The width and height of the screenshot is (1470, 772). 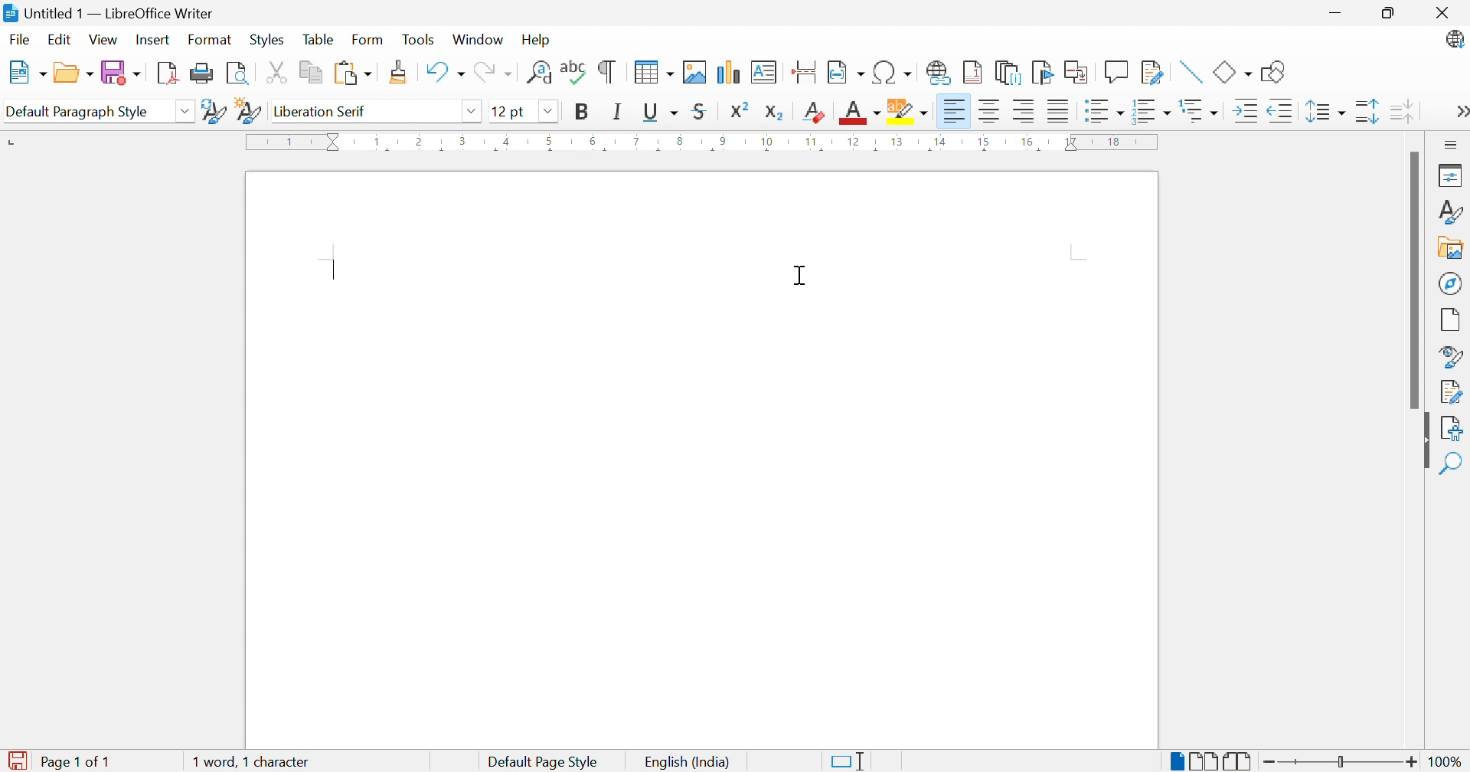 I want to click on Font Color, so click(x=857, y=113).